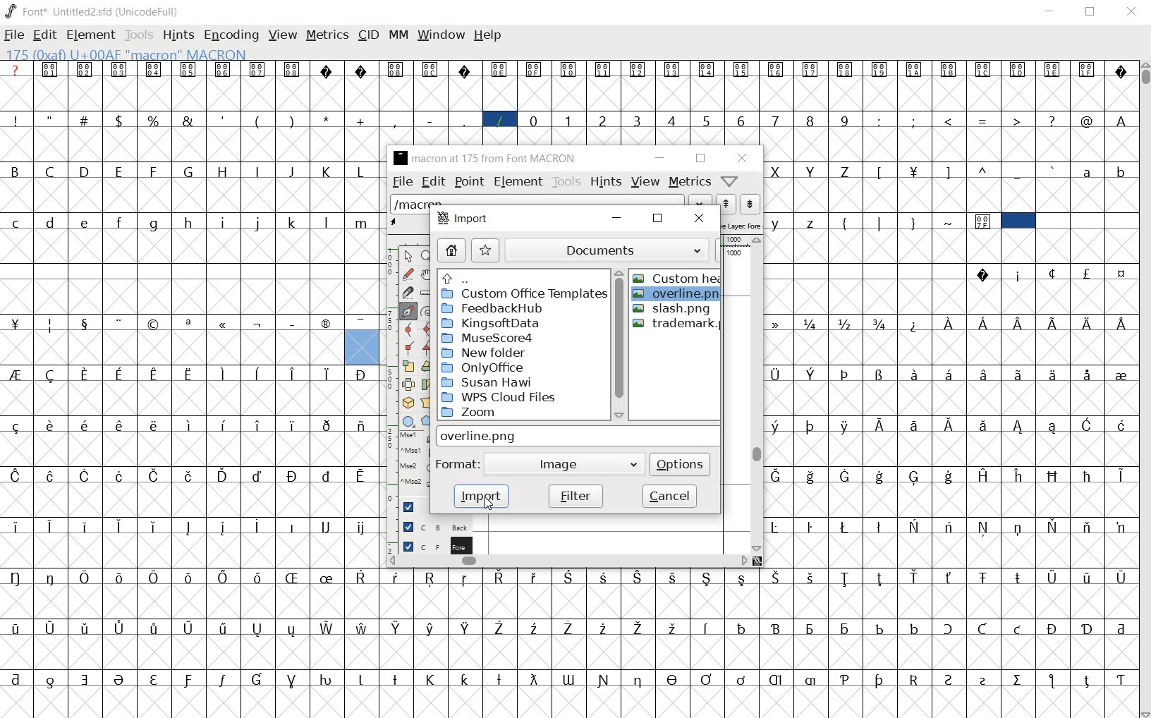 This screenshot has height=718, width=1151. I want to click on Symbol, so click(121, 627).